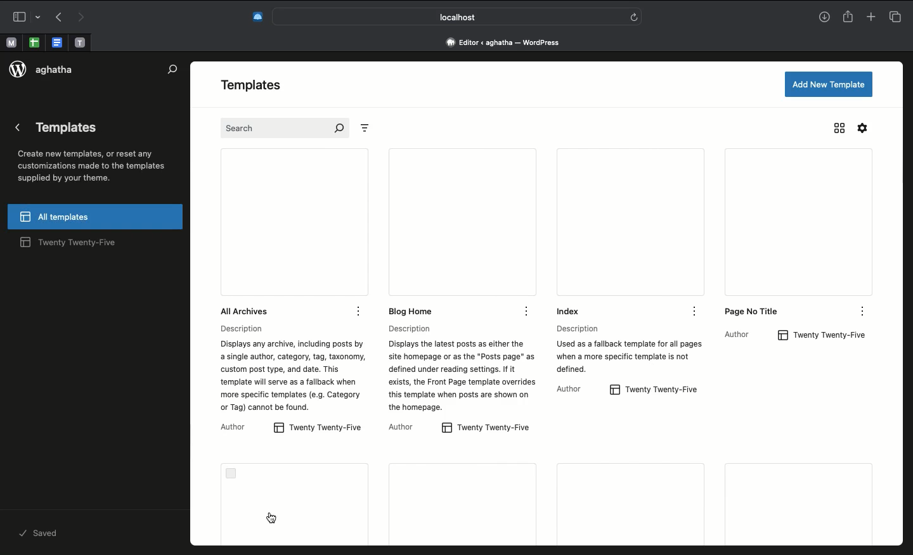 The height and width of the screenshot is (555, 913). I want to click on Page no title, so click(795, 234).